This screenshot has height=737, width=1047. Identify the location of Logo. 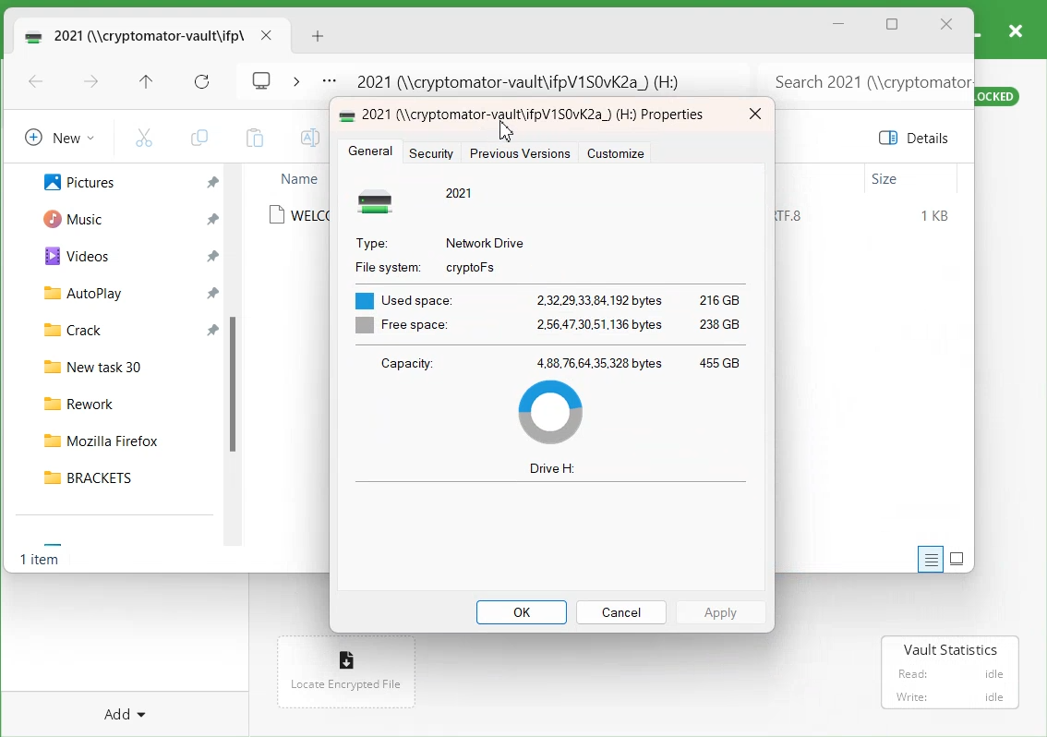
(262, 79).